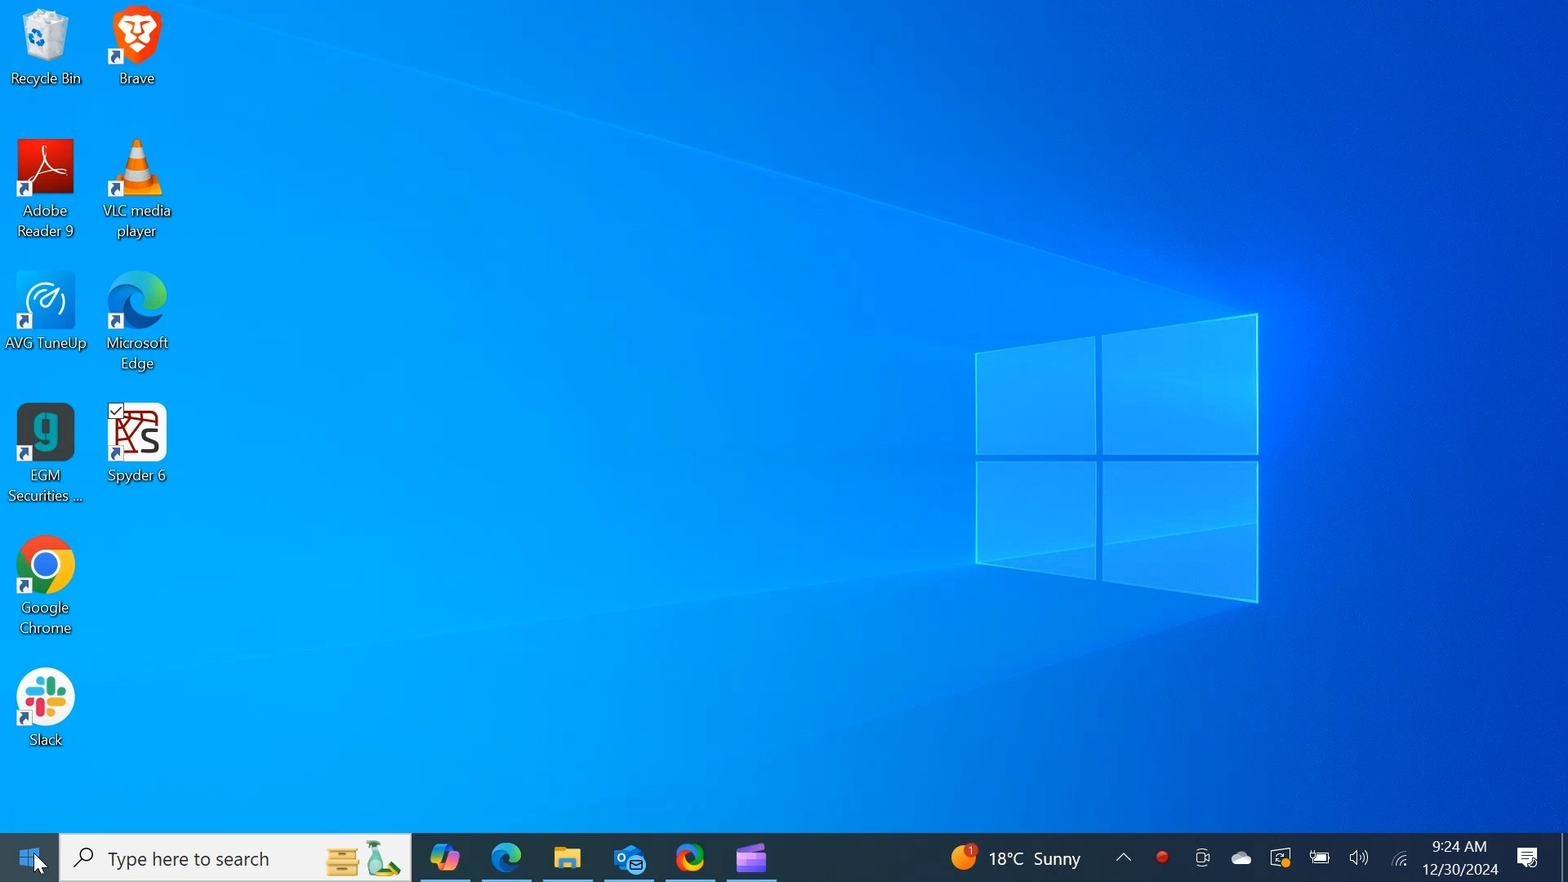 This screenshot has height=882, width=1568. I want to click on Slack Desktop Icon, so click(45, 709).